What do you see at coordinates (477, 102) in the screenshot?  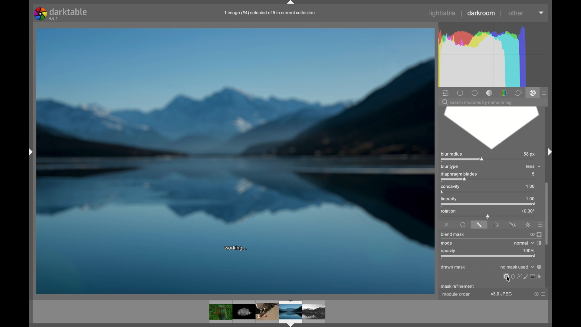 I see `search module by name or tag` at bounding box center [477, 102].